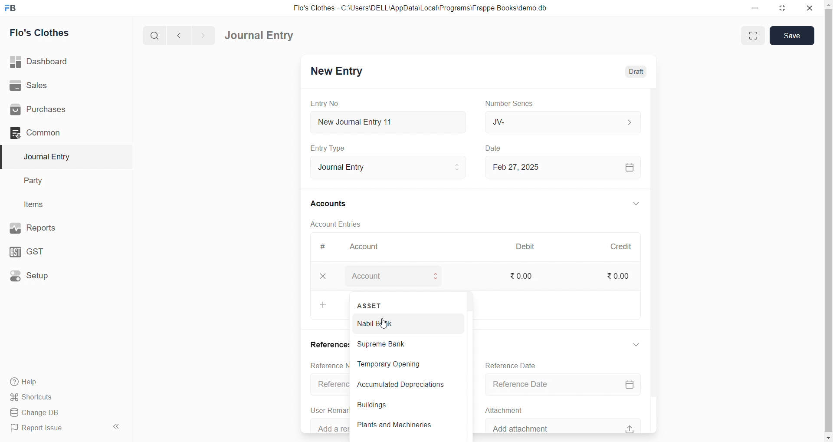  I want to click on User Remark, so click(330, 410).